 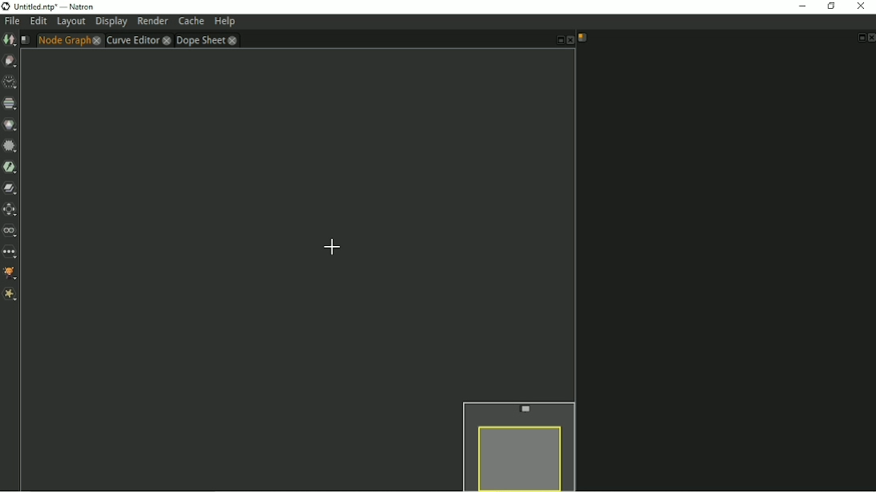 What do you see at coordinates (112, 22) in the screenshot?
I see `Display` at bounding box center [112, 22].